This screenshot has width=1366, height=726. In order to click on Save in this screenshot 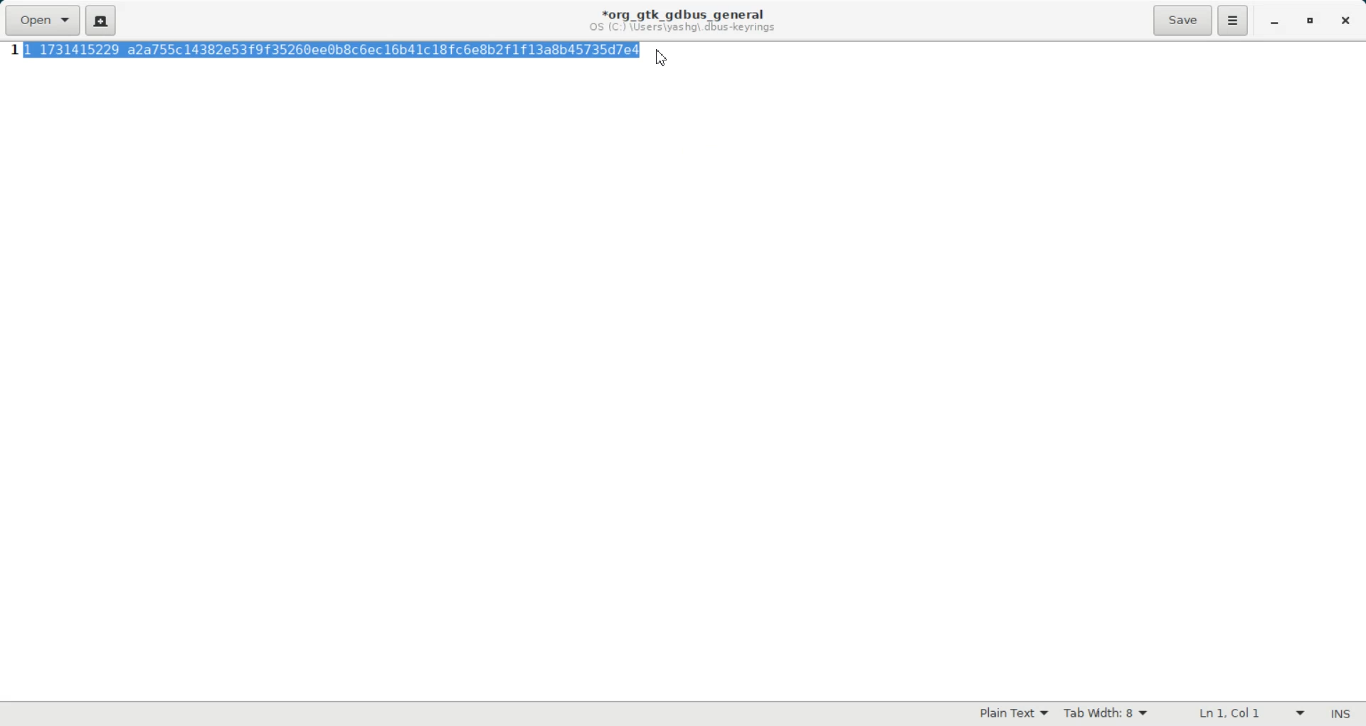, I will do `click(1182, 20)`.